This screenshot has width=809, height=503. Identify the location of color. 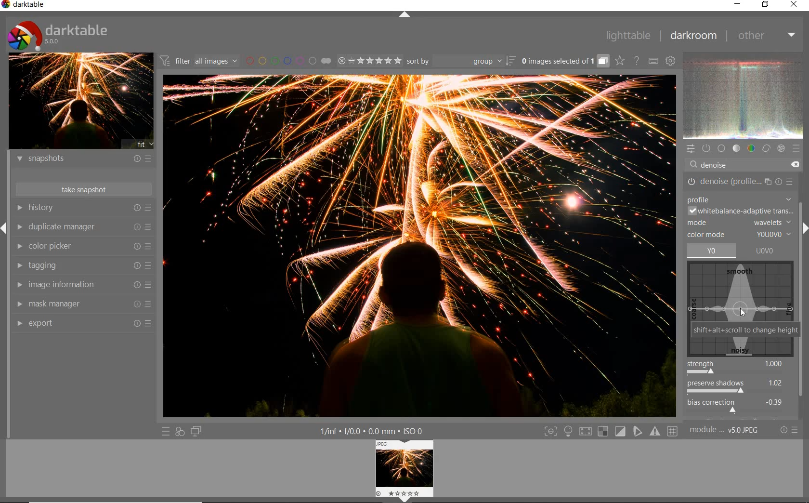
(752, 148).